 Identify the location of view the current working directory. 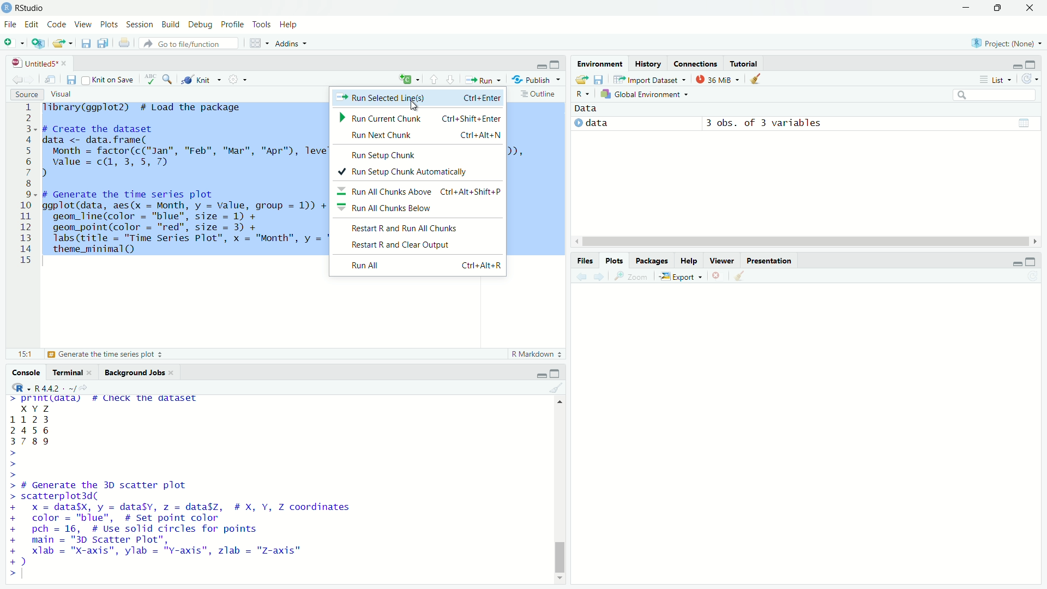
(85, 387).